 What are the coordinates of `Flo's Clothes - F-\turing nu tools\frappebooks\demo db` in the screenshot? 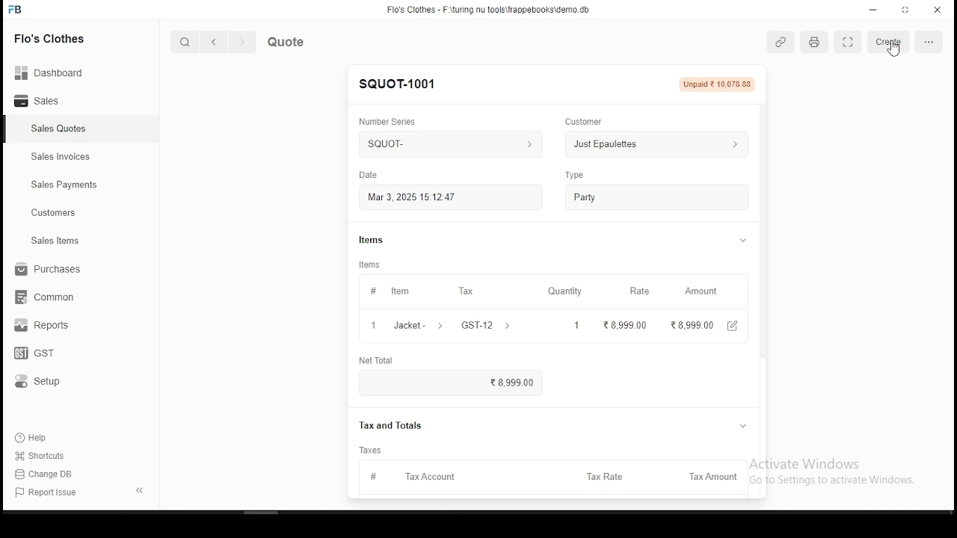 It's located at (490, 9).